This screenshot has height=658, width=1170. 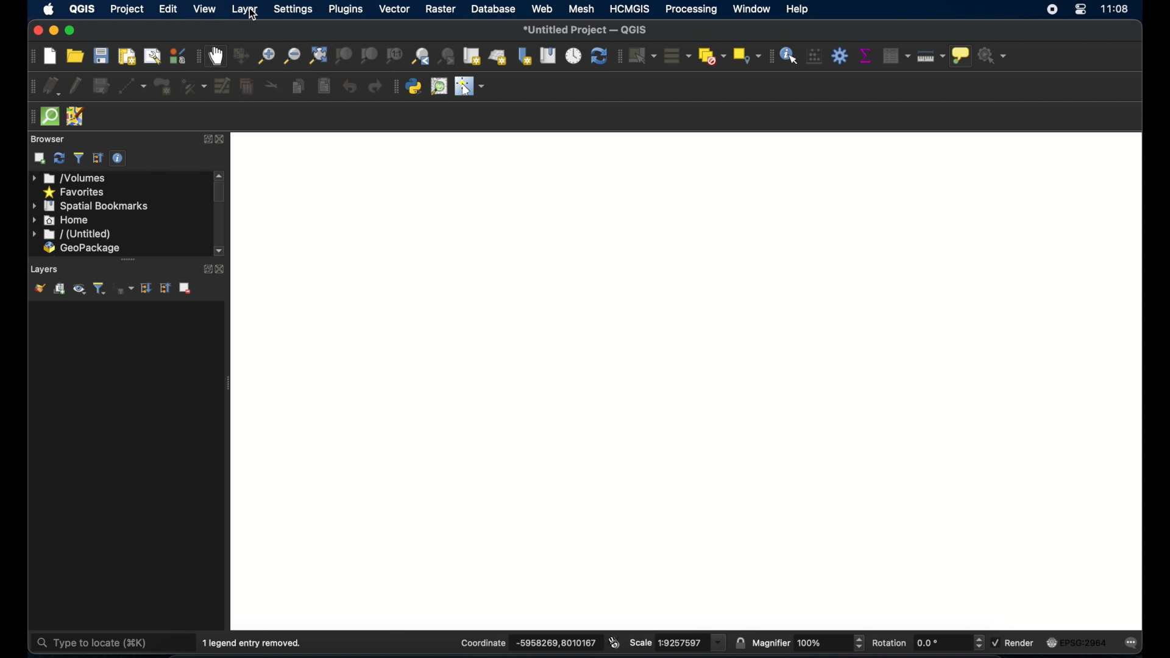 What do you see at coordinates (297, 87) in the screenshot?
I see `copy features` at bounding box center [297, 87].